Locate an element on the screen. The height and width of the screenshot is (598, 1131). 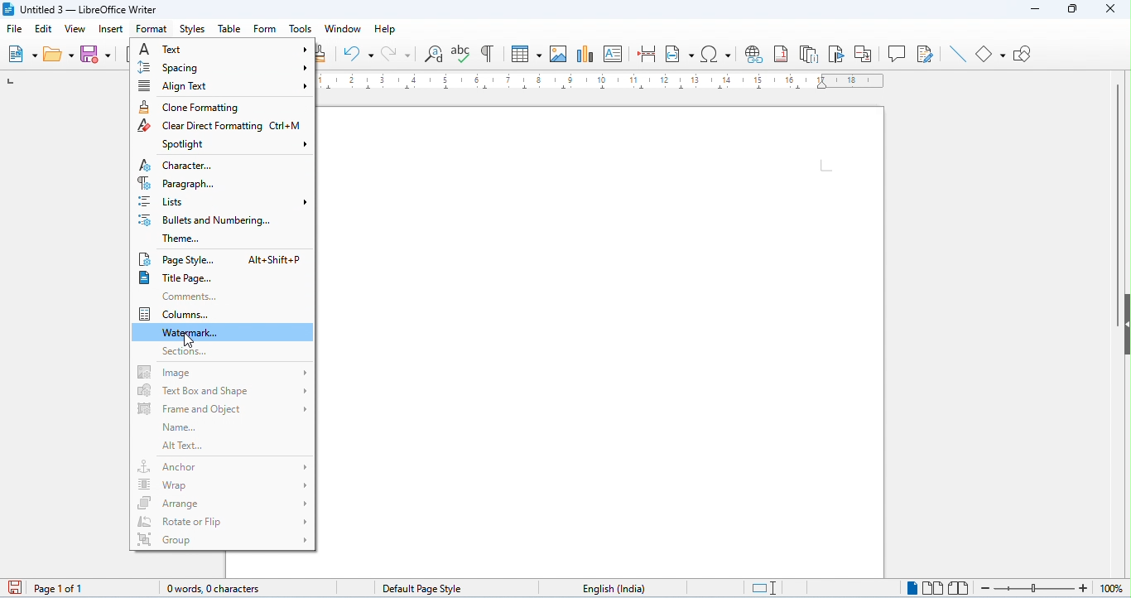
text is located at coordinates (226, 50).